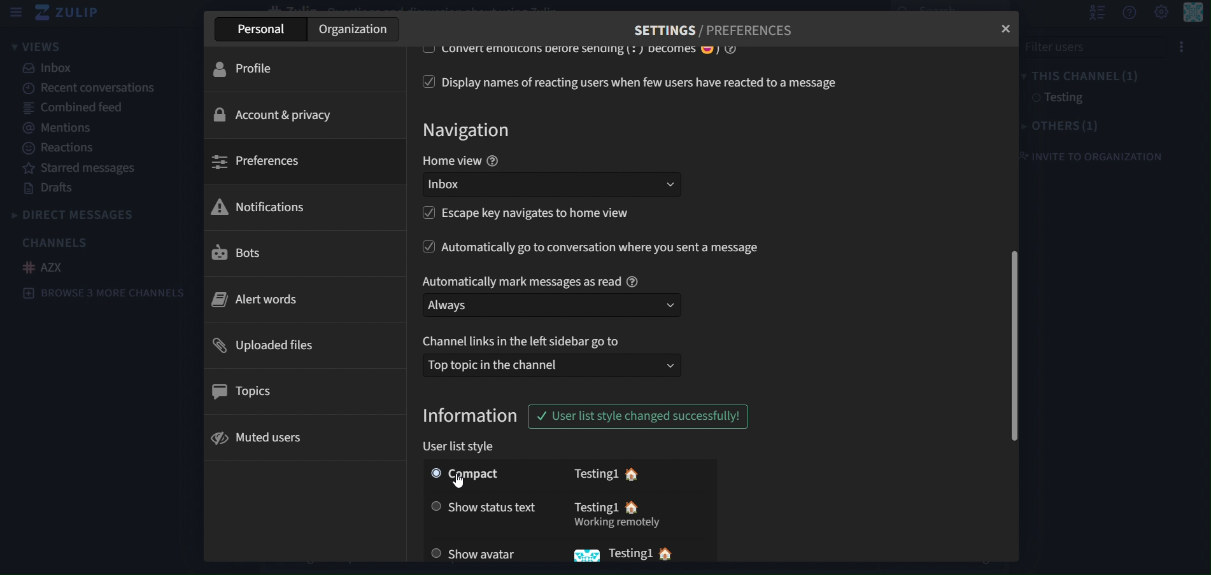 The image size is (1211, 575). What do you see at coordinates (595, 473) in the screenshot?
I see `testing1` at bounding box center [595, 473].